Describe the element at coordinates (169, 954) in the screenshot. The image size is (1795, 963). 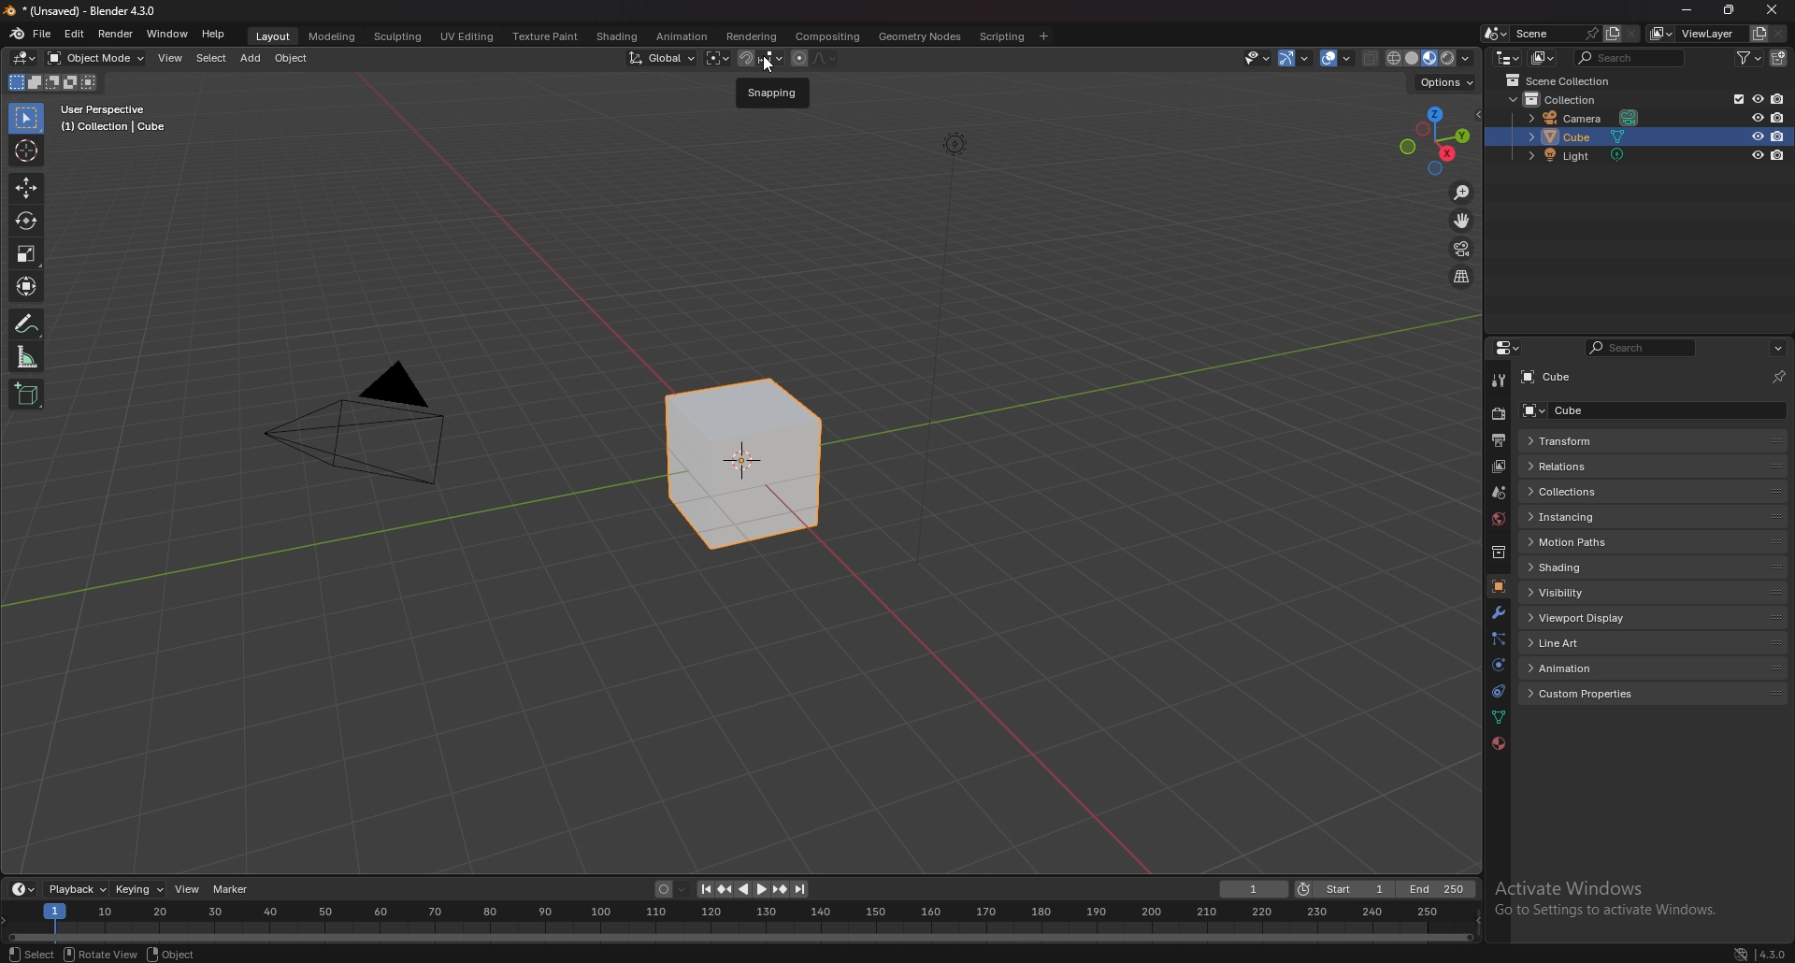
I see `object` at that location.